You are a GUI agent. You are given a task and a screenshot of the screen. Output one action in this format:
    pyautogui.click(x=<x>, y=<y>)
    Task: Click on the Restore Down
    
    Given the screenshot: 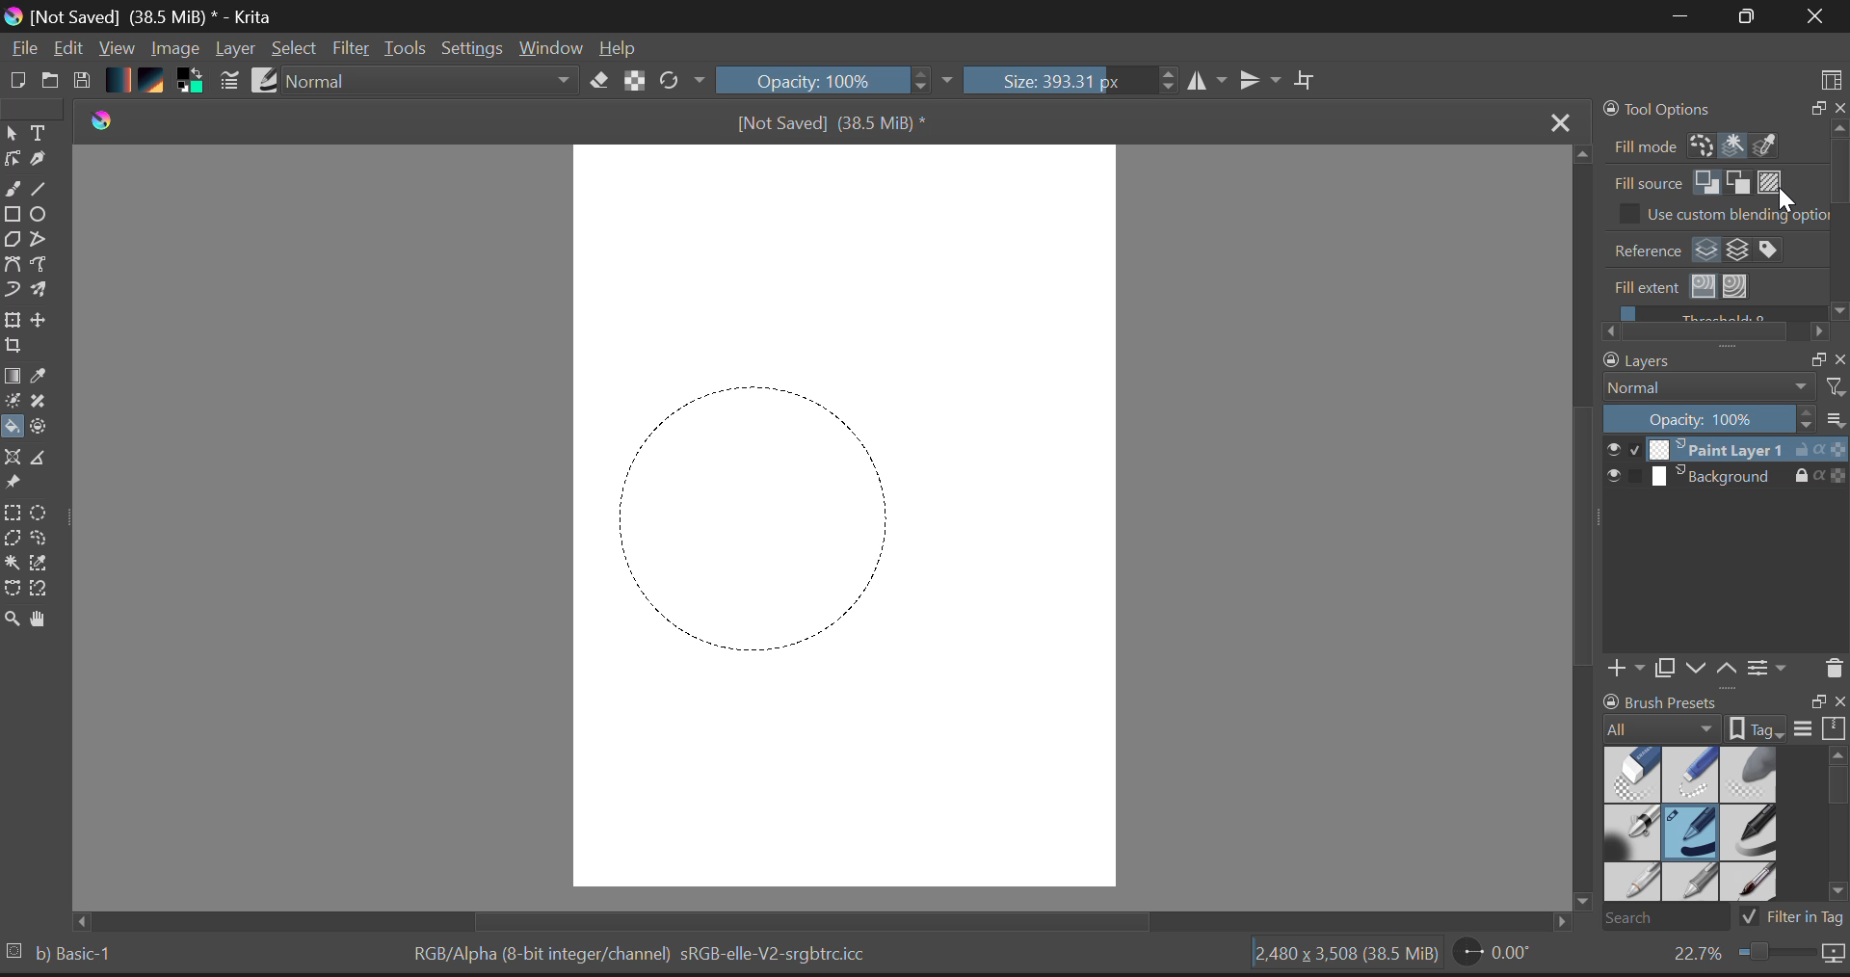 What is the action you would take?
    pyautogui.click(x=1678, y=17)
    